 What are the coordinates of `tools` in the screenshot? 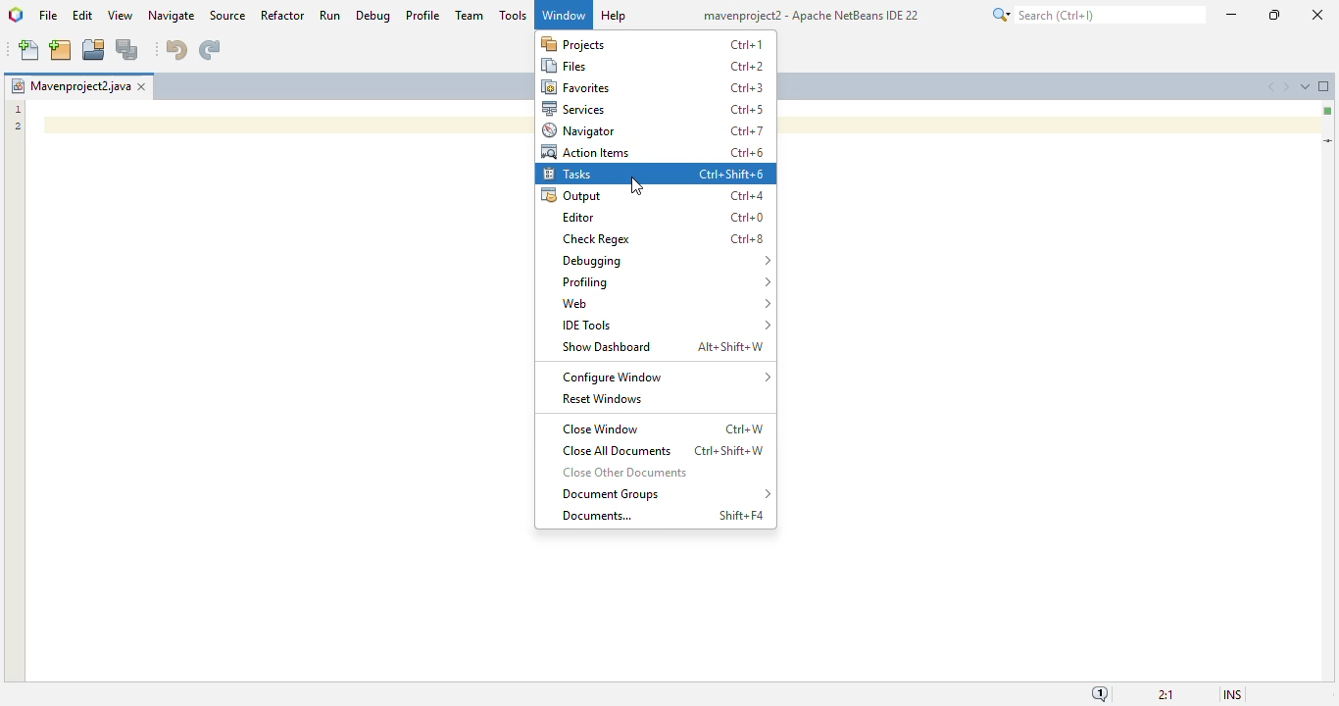 It's located at (513, 15).